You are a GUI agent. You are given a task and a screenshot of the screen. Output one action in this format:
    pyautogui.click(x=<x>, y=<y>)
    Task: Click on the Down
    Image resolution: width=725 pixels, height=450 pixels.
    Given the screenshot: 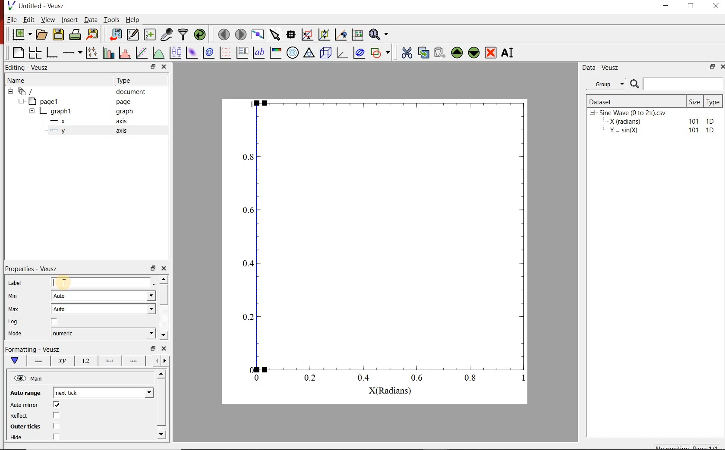 What is the action you would take?
    pyautogui.click(x=164, y=335)
    